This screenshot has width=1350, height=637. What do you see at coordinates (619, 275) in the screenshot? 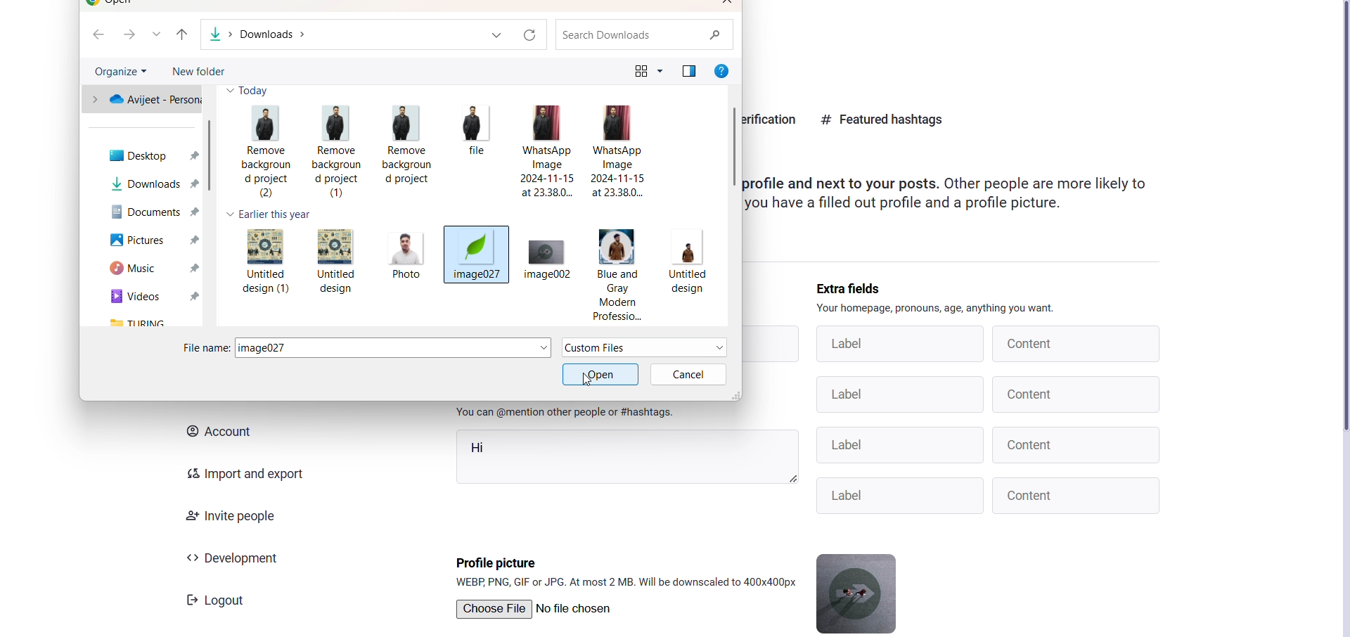
I see `Blue and gray modem` at bounding box center [619, 275].